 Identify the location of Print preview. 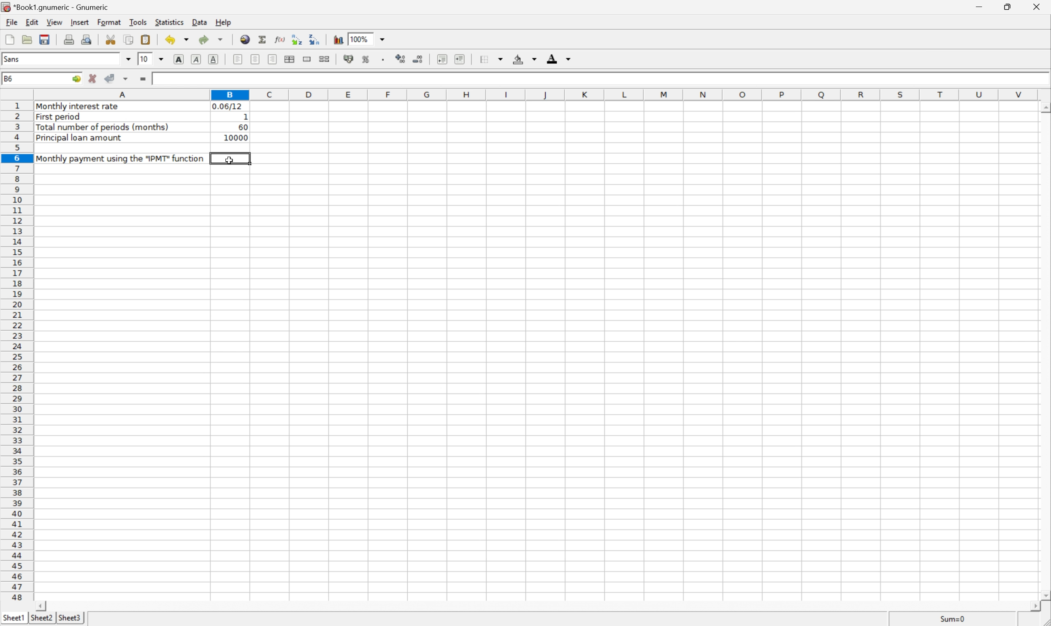
(87, 38).